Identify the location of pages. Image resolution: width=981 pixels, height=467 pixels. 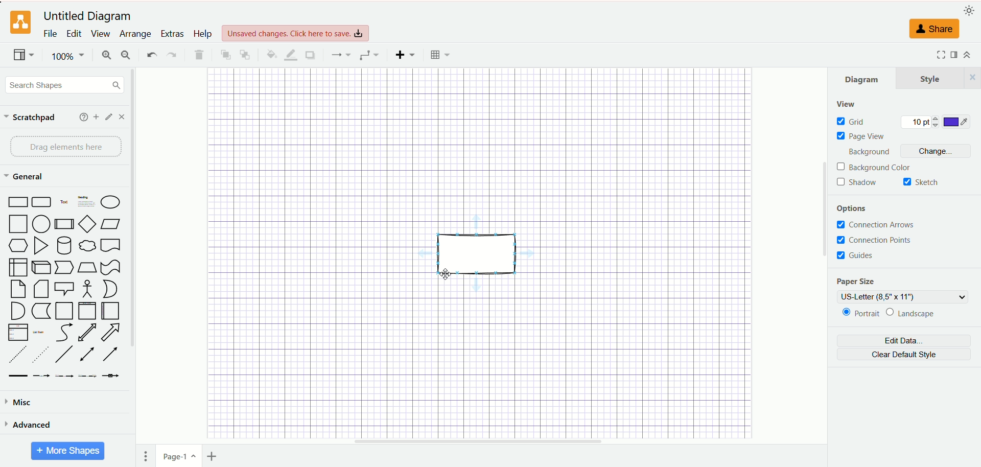
(148, 457).